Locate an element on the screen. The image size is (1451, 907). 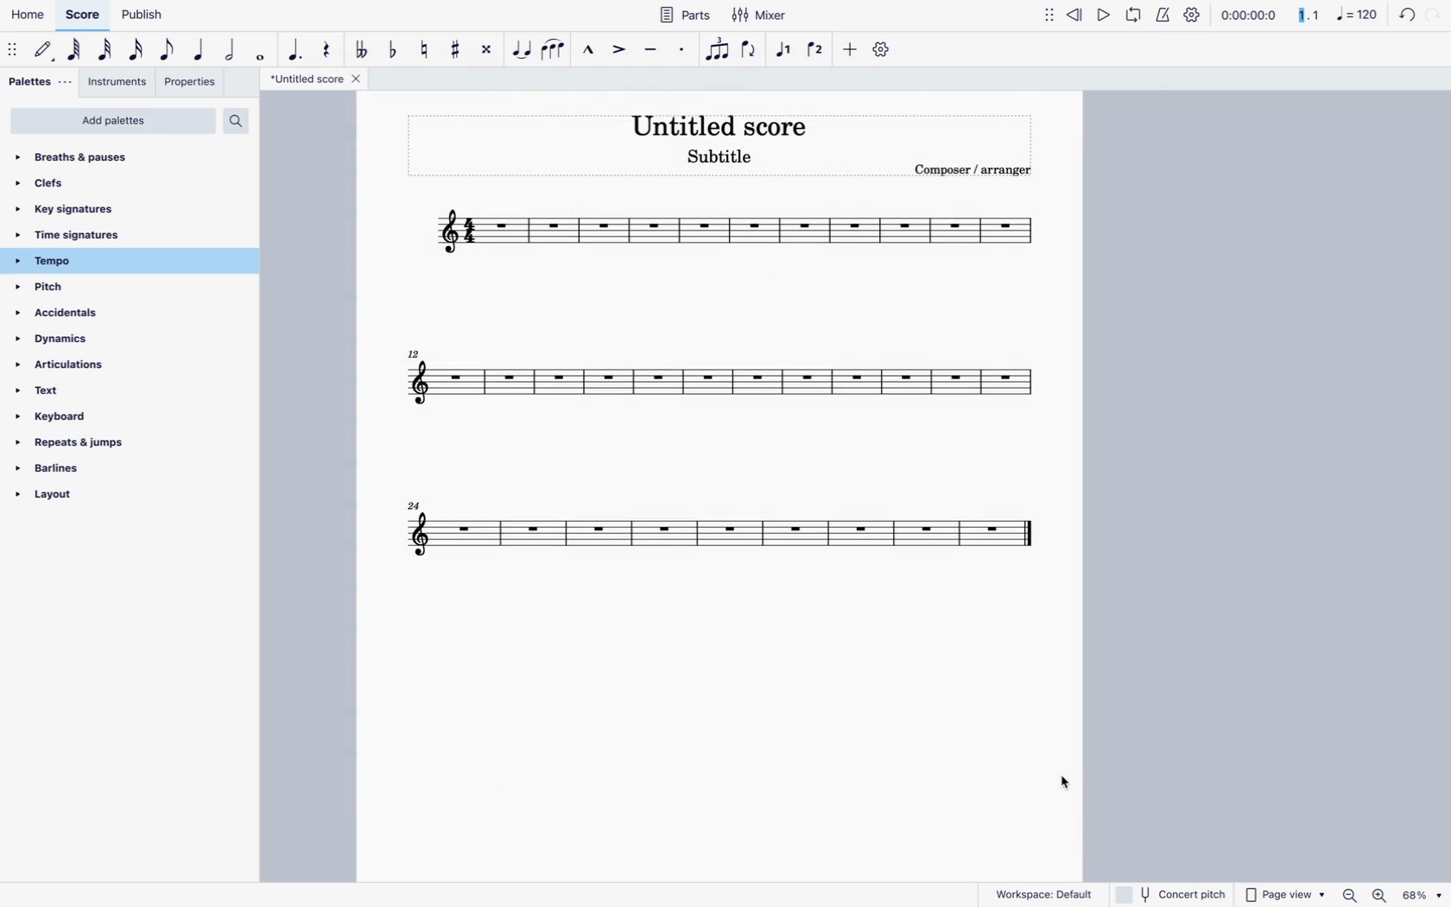
key signatures is located at coordinates (80, 209).